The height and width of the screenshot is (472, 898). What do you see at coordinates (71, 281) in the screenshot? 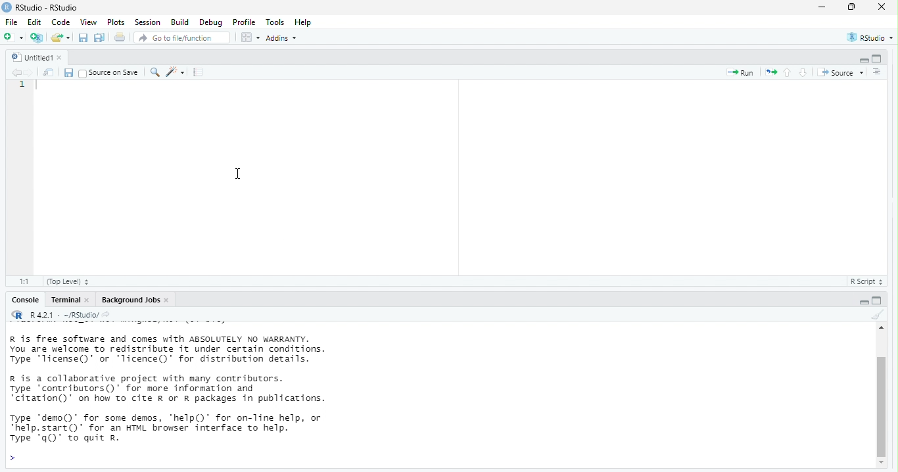
I see `(Top level)` at bounding box center [71, 281].